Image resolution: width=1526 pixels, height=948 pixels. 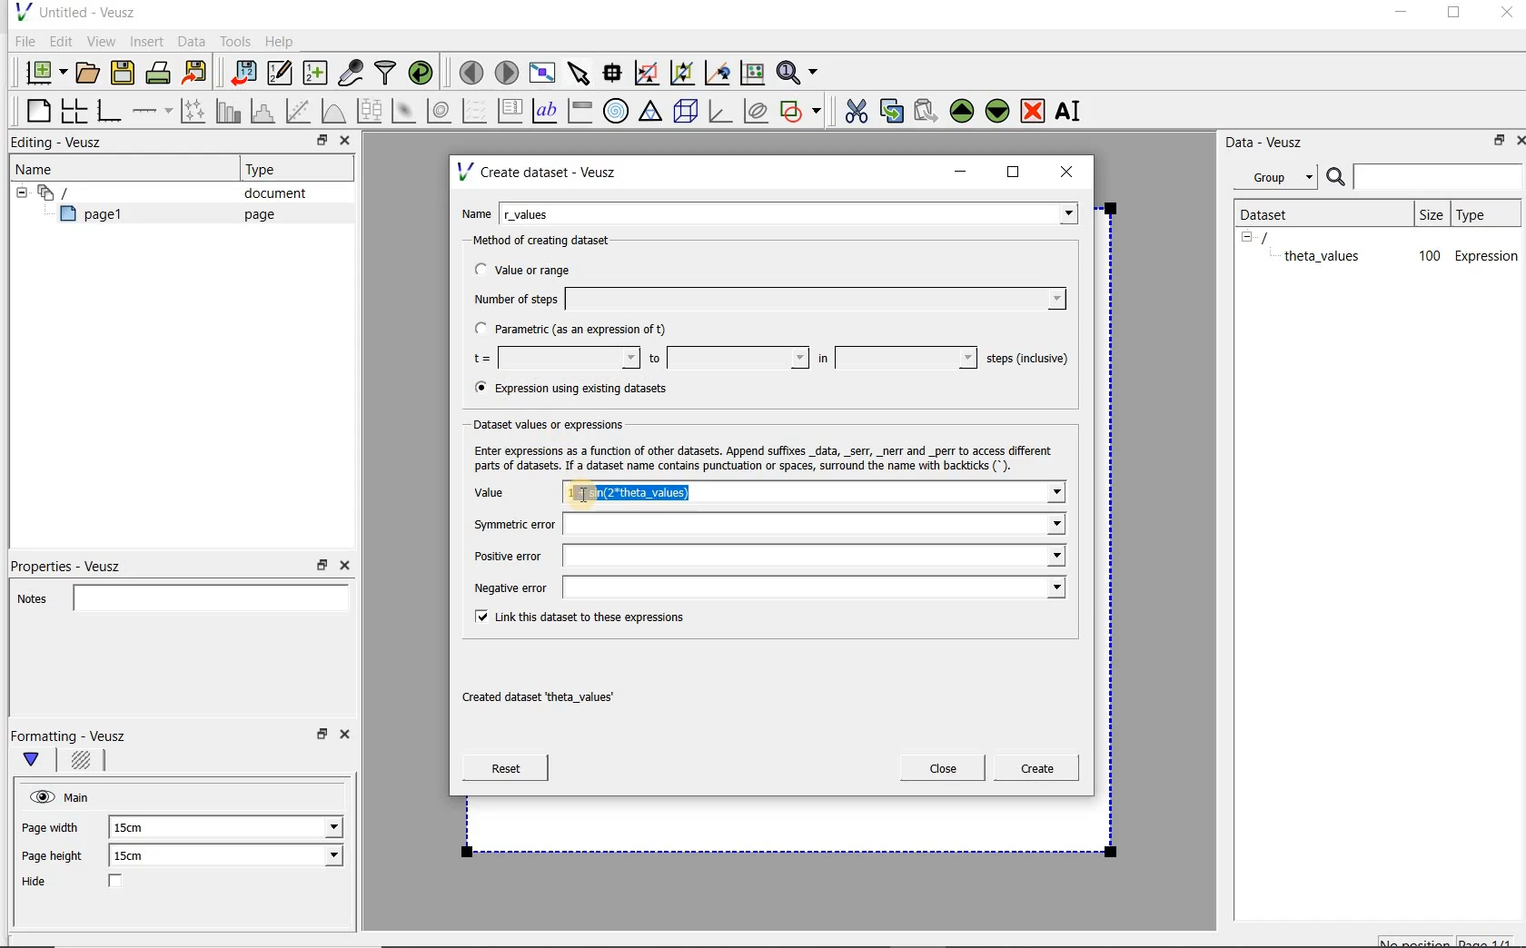 I want to click on Reset, so click(x=505, y=768).